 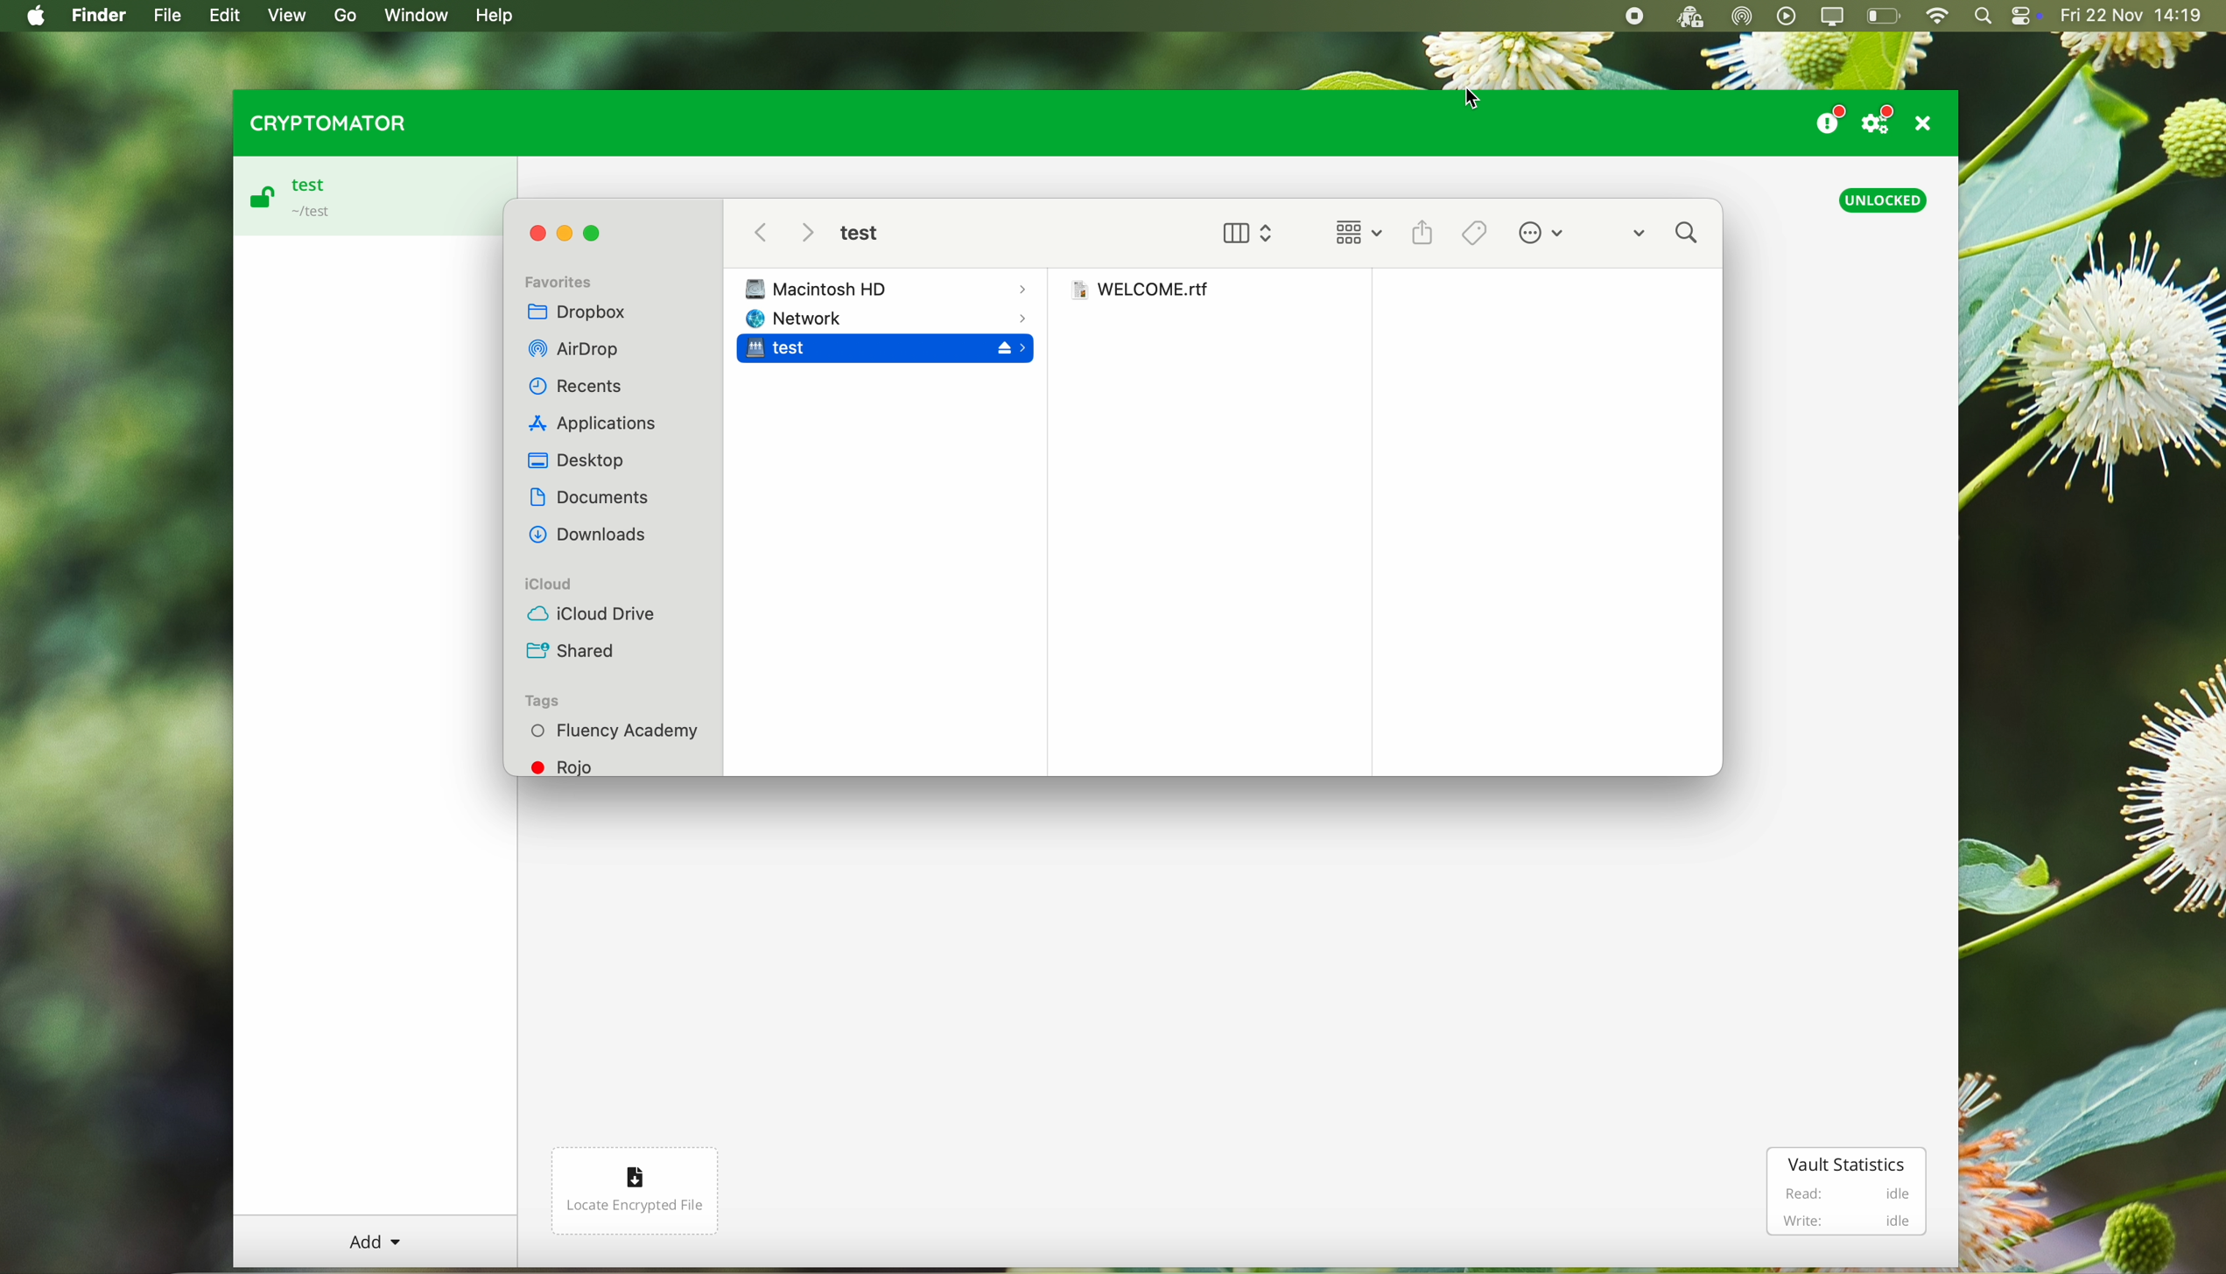 I want to click on performed task, so click(x=1542, y=234).